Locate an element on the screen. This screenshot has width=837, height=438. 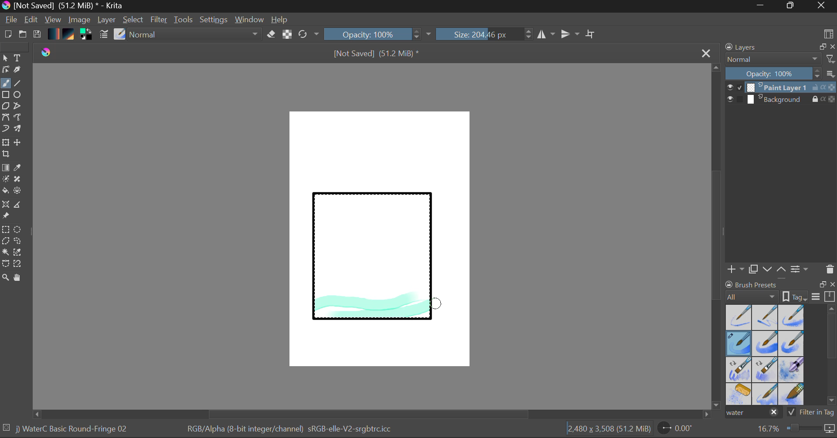
Move Layer Down is located at coordinates (768, 270).